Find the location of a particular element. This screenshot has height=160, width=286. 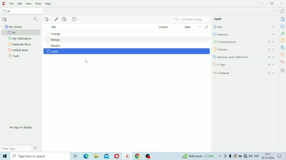

Notes is located at coordinates (234, 49).